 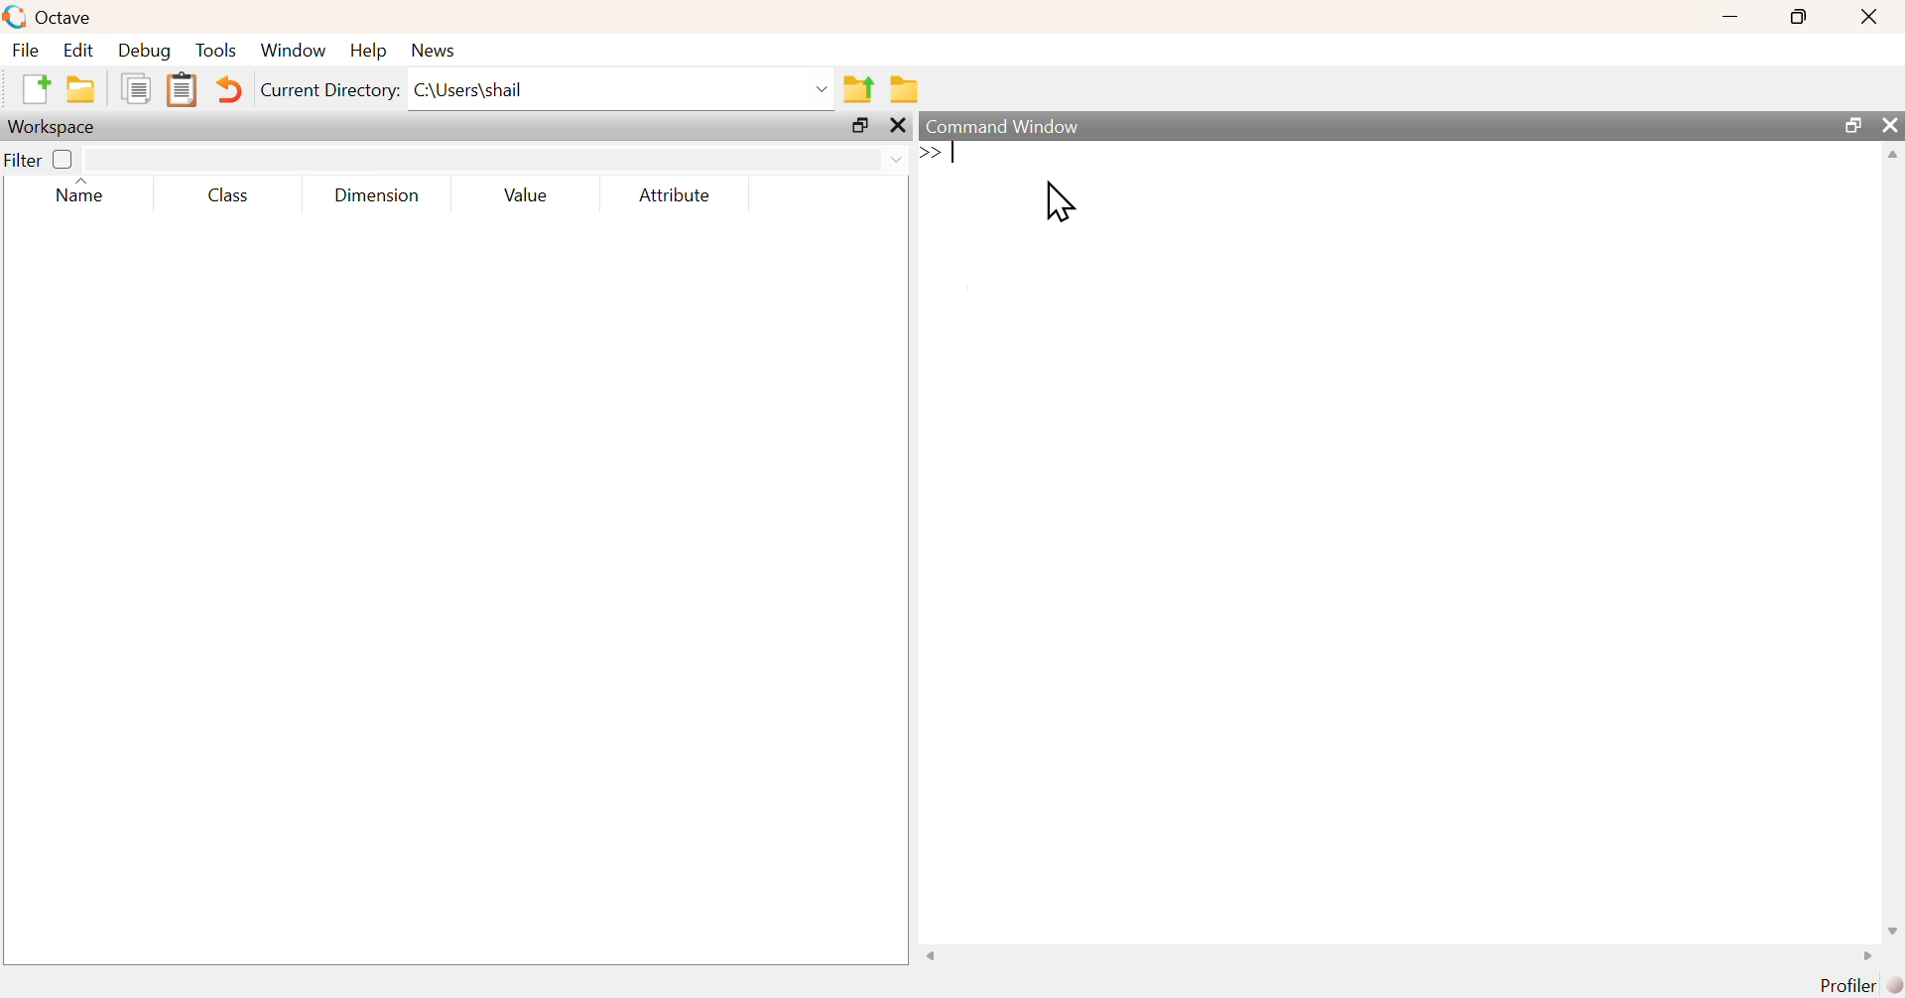 What do you see at coordinates (38, 87) in the screenshot?
I see `new script` at bounding box center [38, 87].